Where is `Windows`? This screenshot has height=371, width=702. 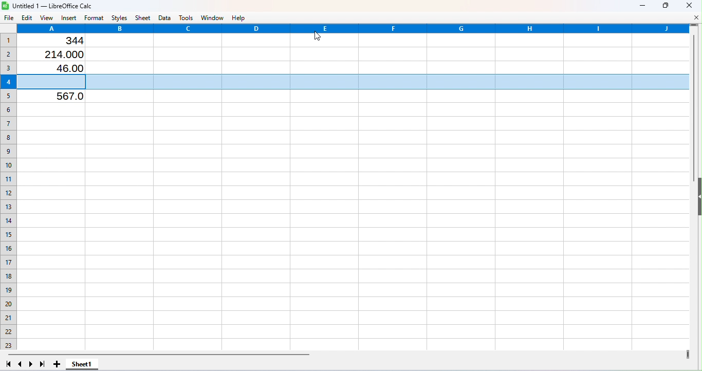 Windows is located at coordinates (213, 17).